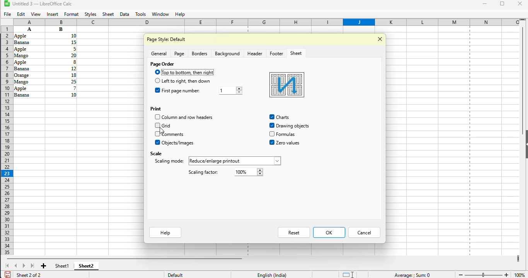 The image size is (528, 278). What do you see at coordinates (485, 4) in the screenshot?
I see `minimize` at bounding box center [485, 4].